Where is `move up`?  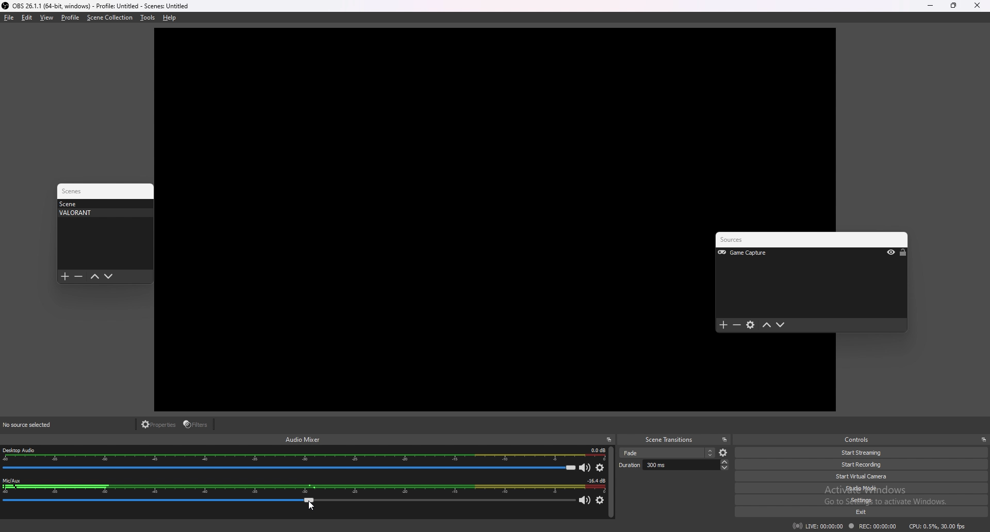
move up is located at coordinates (767, 325).